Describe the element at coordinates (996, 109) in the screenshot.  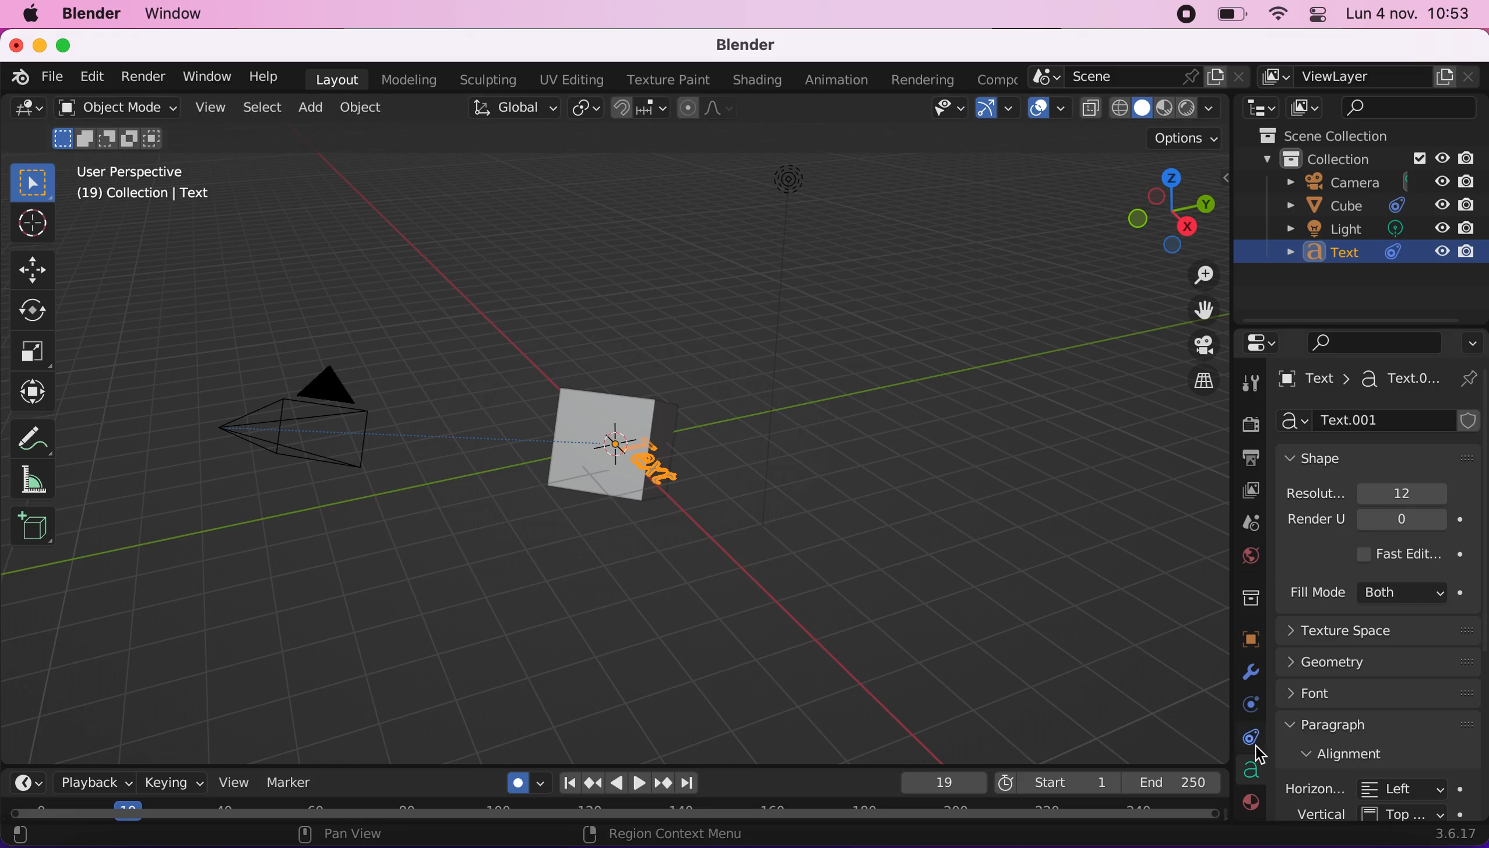
I see `gizmos` at that location.